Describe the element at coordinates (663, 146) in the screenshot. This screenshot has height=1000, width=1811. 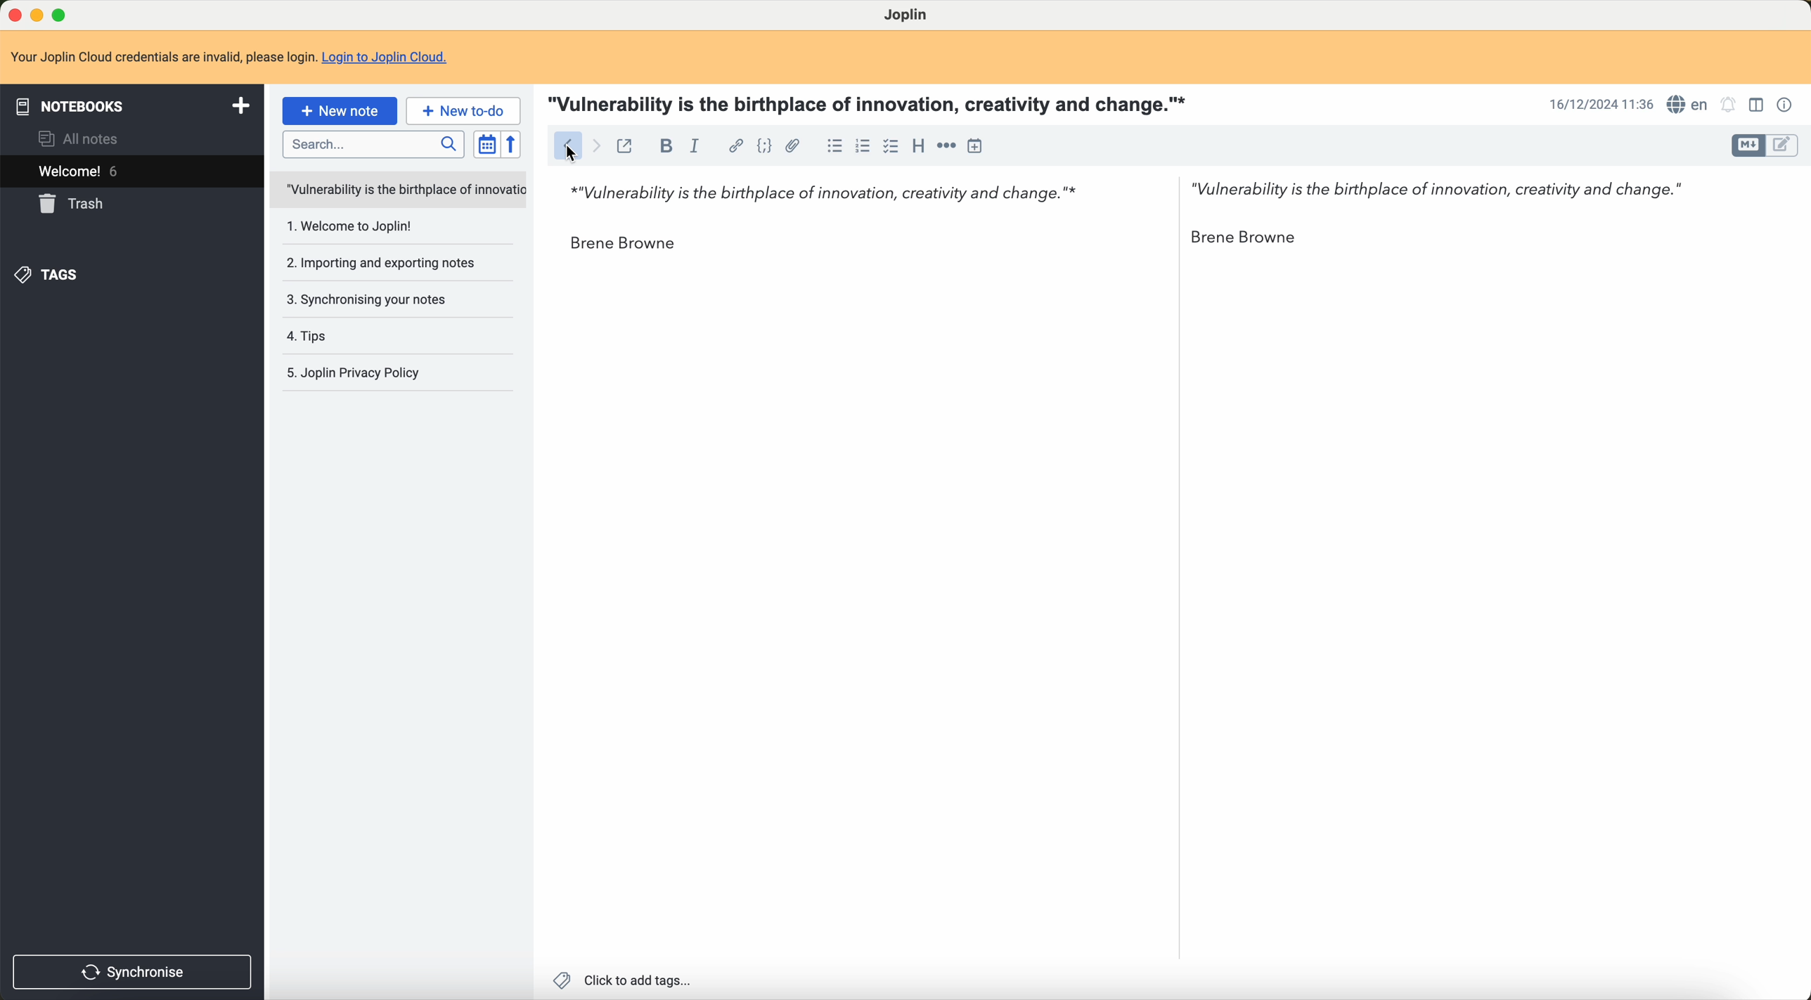
I see `bold` at that location.